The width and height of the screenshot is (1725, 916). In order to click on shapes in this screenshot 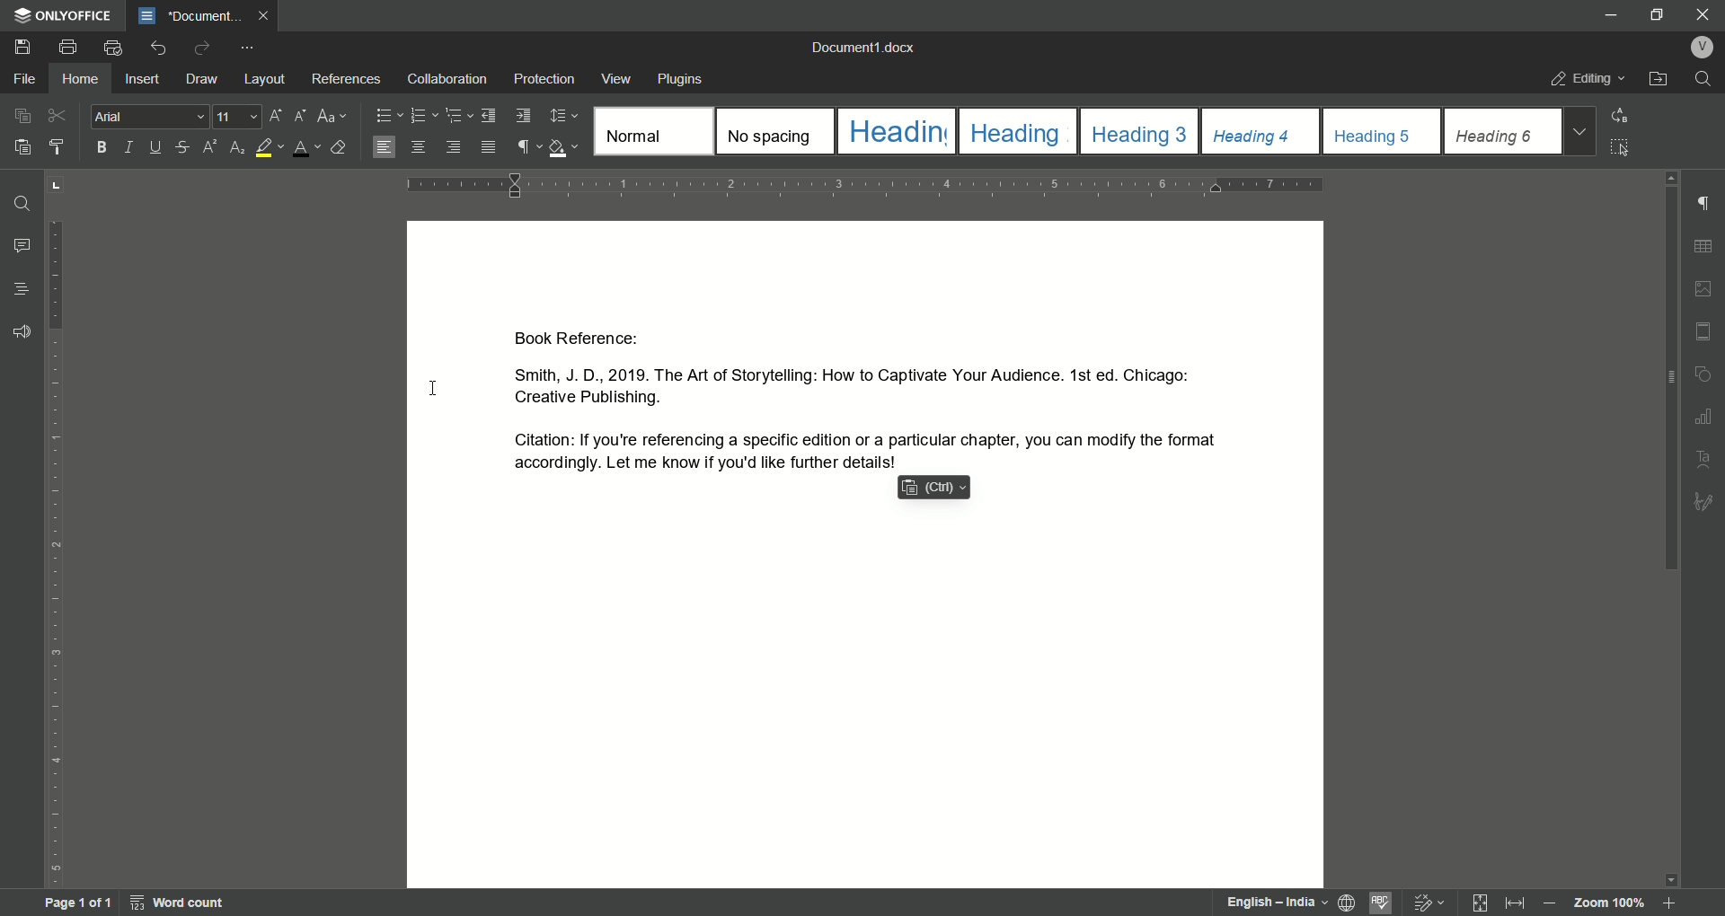, I will do `click(1707, 371)`.